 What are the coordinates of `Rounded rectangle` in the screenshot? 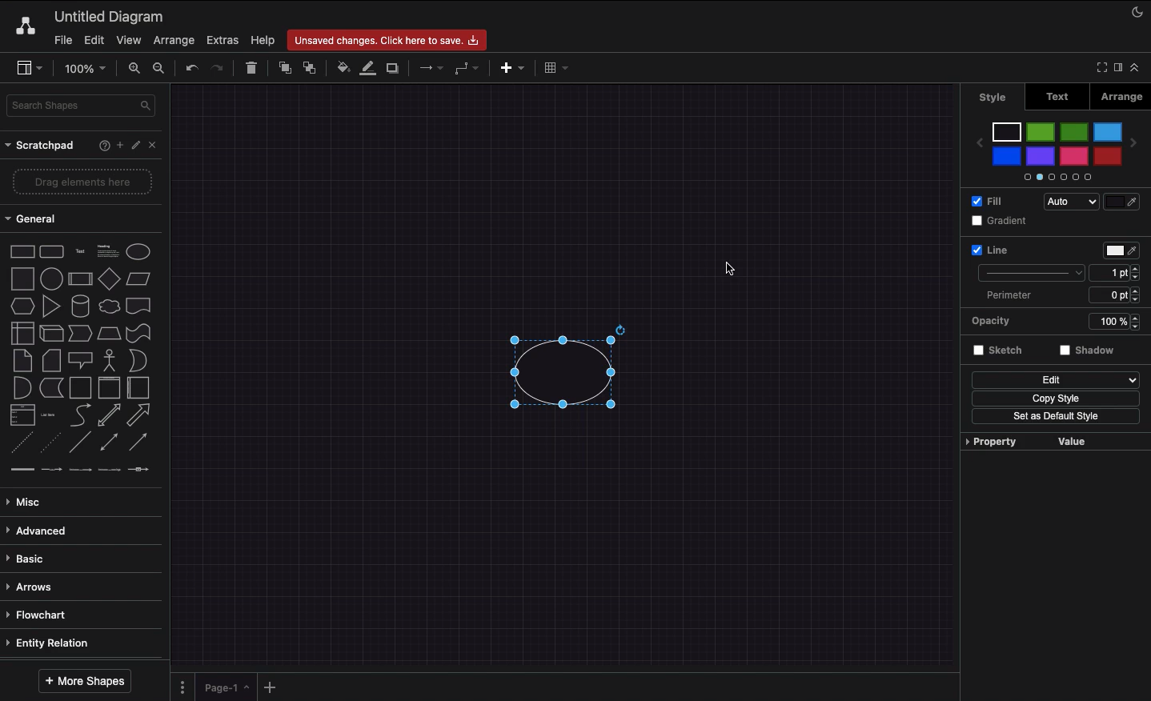 It's located at (52, 250).